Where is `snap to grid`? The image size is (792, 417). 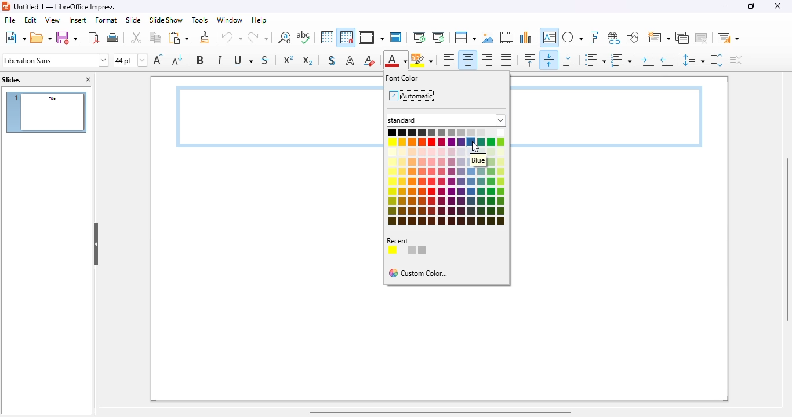
snap to grid is located at coordinates (346, 37).